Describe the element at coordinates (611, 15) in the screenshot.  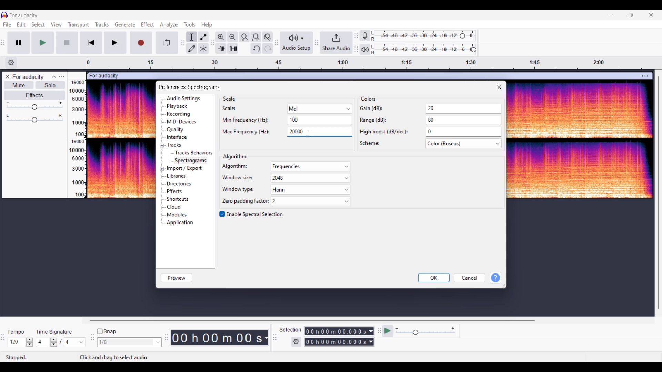
I see `Minimize` at that location.